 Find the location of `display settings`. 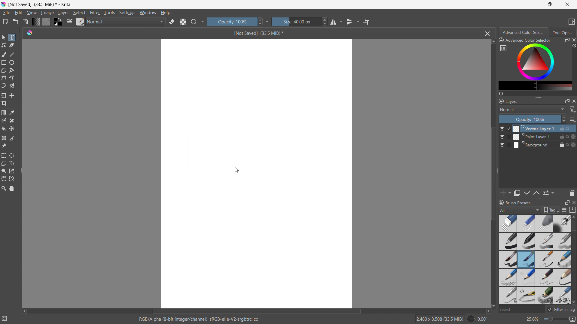

display settings is located at coordinates (564, 210).